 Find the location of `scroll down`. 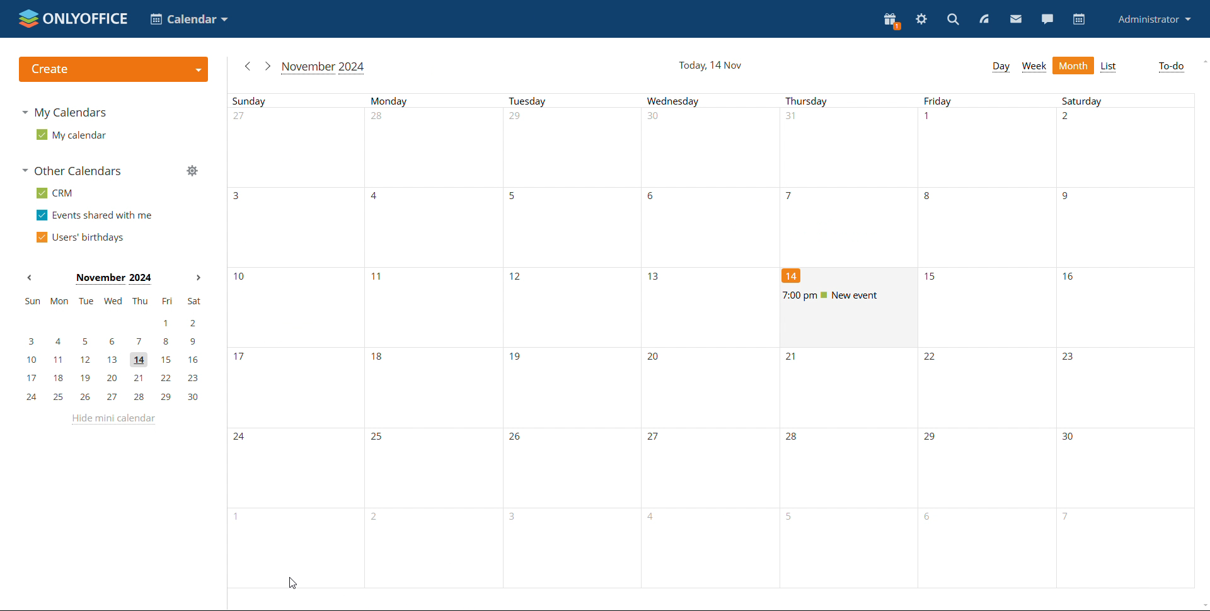

scroll down is located at coordinates (1202, 606).